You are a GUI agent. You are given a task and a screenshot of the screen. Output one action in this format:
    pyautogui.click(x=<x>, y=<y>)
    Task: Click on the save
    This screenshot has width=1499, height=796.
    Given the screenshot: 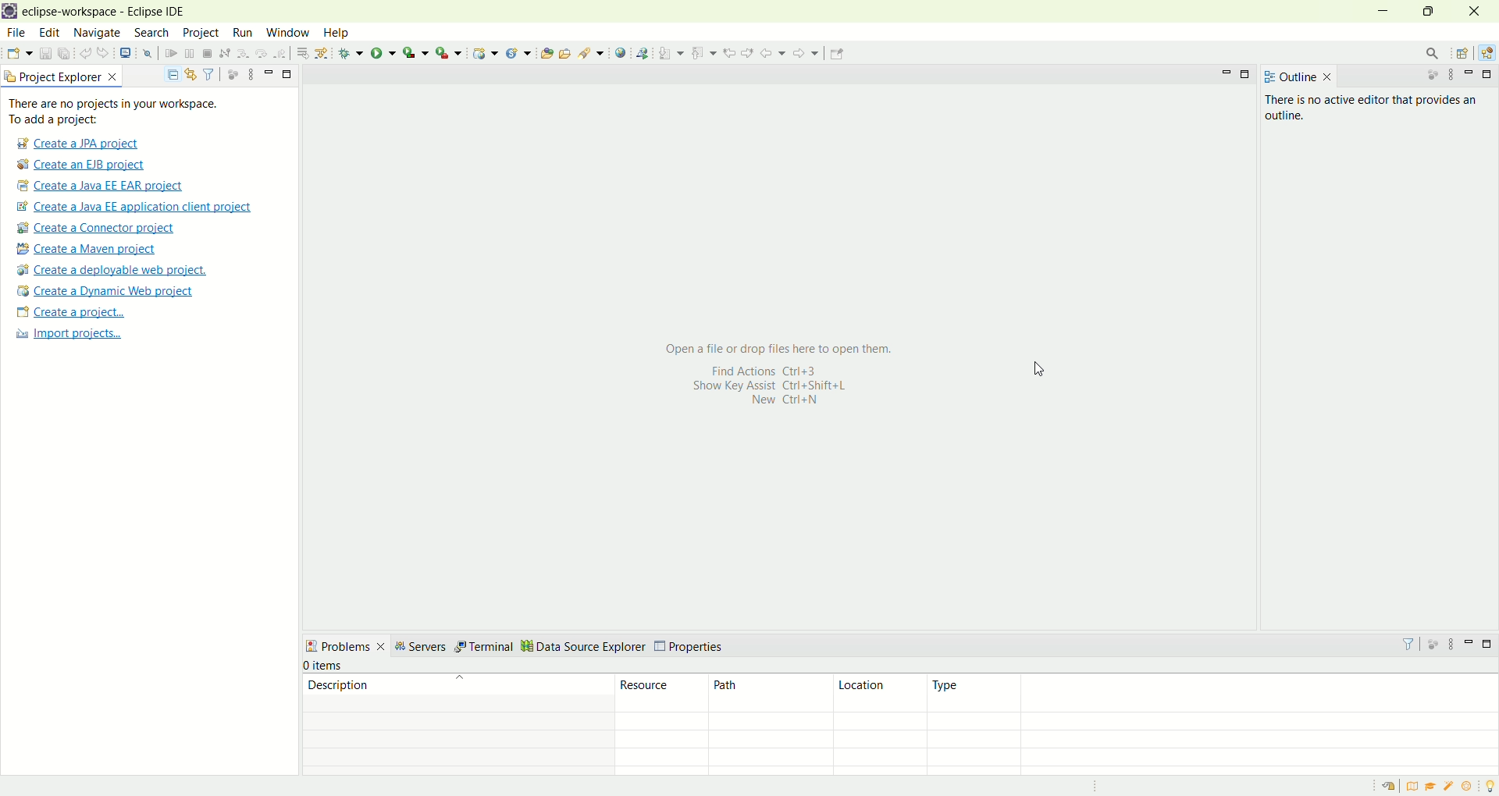 What is the action you would take?
    pyautogui.click(x=41, y=53)
    